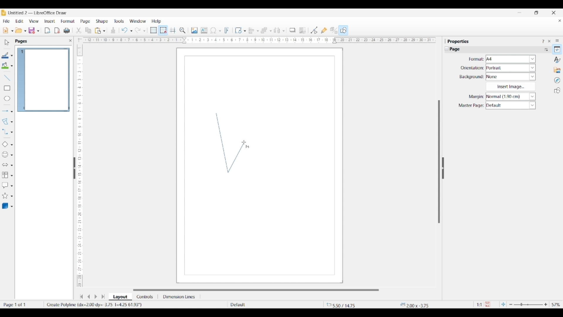 The height and width of the screenshot is (317, 563). I want to click on Selected connector, so click(5, 131).